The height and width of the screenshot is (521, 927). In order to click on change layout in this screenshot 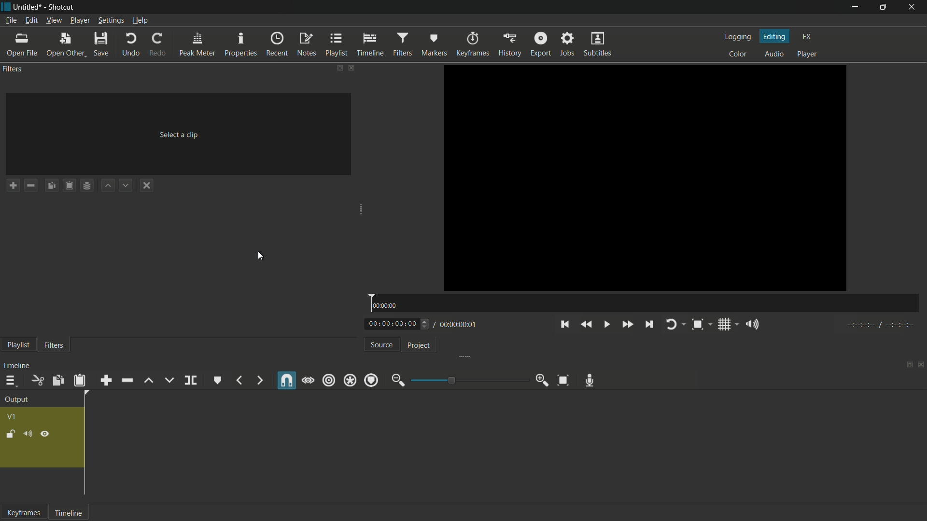, I will do `click(335, 68)`.